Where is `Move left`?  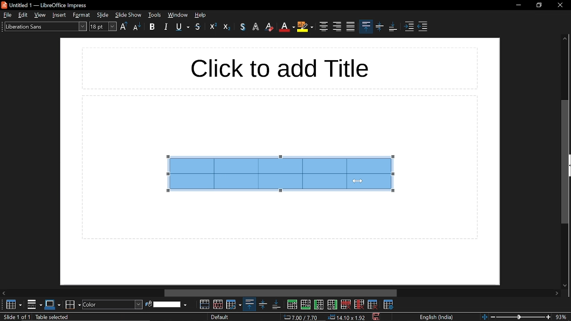
Move left is located at coordinates (4, 293).